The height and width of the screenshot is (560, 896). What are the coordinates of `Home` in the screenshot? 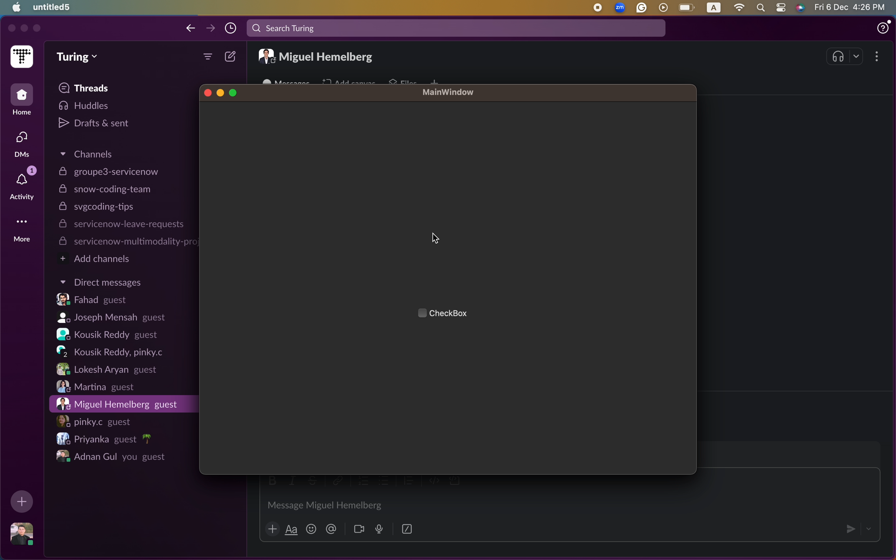 It's located at (22, 101).